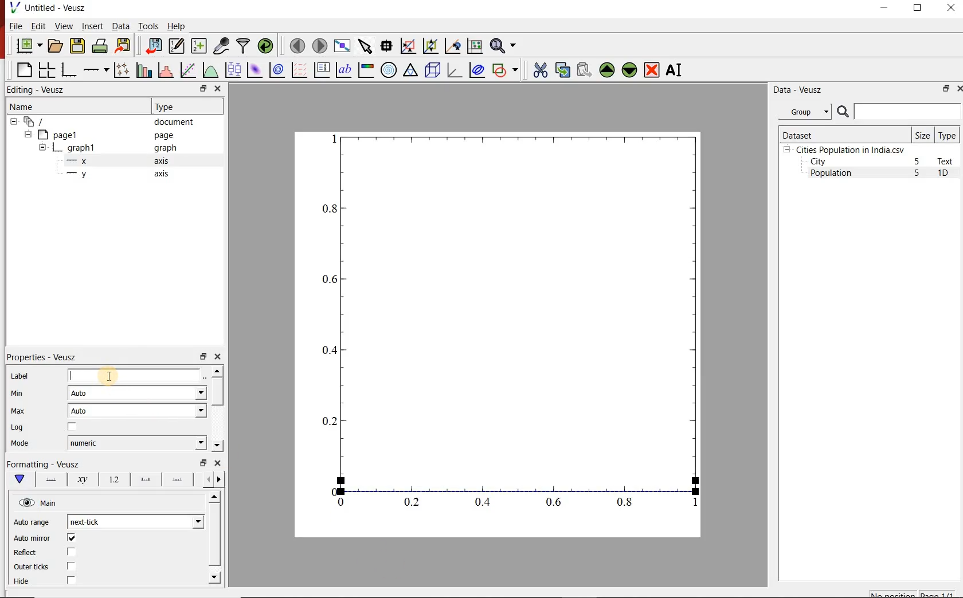 The width and height of the screenshot is (963, 598). Describe the element at coordinates (210, 70) in the screenshot. I see `plot a function` at that location.